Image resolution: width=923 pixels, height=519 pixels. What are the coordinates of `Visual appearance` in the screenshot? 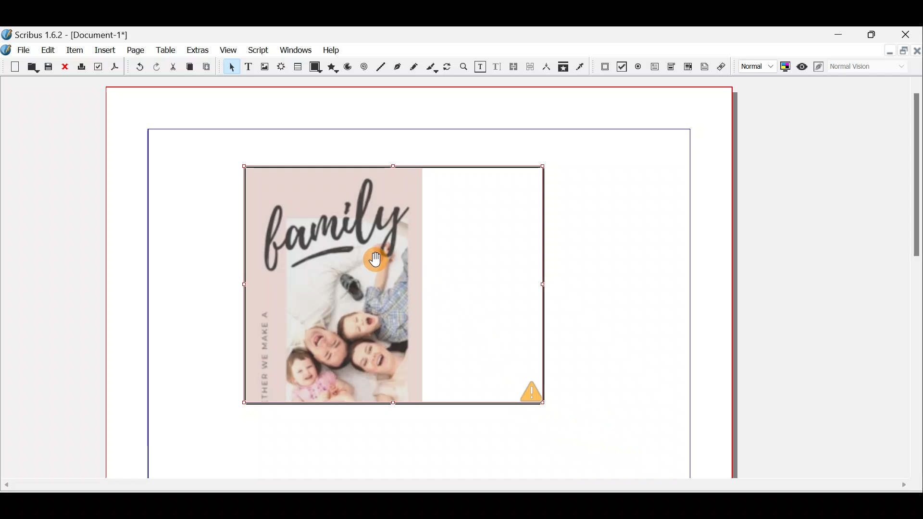 It's located at (859, 67).